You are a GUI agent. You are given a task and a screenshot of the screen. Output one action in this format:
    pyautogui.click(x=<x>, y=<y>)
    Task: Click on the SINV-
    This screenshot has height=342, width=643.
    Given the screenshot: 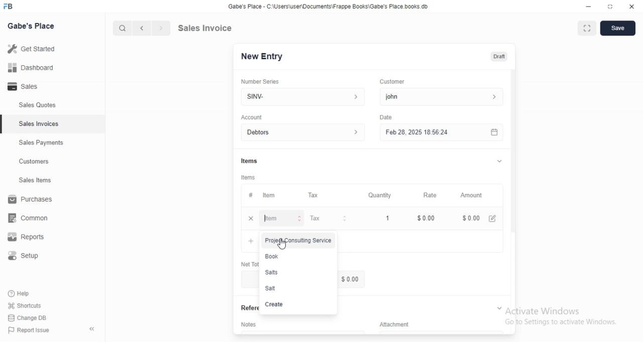 What is the action you would take?
    pyautogui.click(x=302, y=96)
    